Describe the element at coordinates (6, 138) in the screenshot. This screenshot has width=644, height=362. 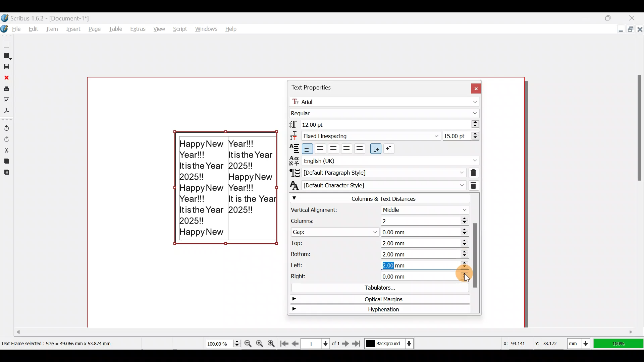
I see `Redo` at that location.